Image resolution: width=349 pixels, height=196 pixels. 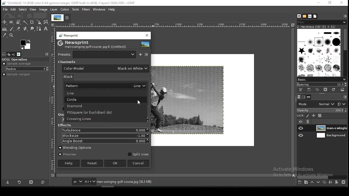 What do you see at coordinates (344, 53) in the screenshot?
I see `scroll bar` at bounding box center [344, 53].